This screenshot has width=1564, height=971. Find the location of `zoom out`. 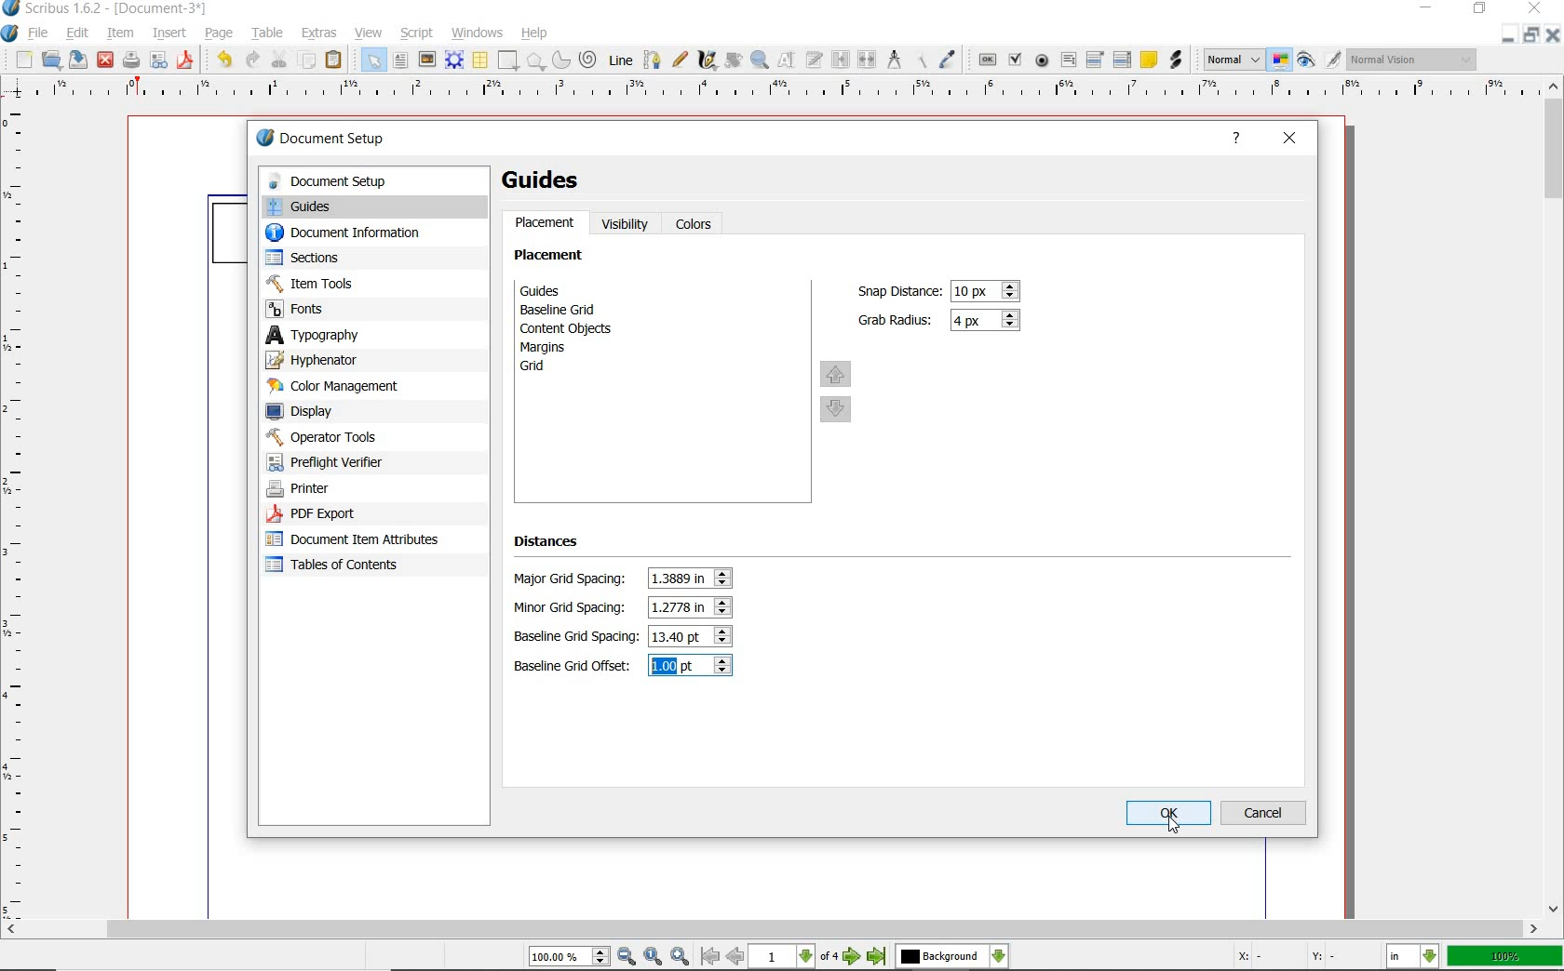

zoom out is located at coordinates (627, 957).